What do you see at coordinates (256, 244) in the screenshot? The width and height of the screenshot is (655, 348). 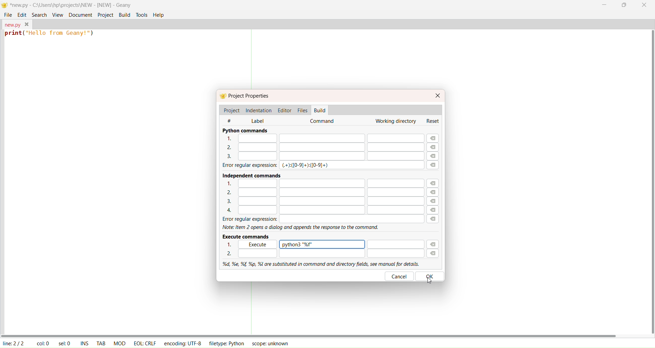 I see `execute` at bounding box center [256, 244].